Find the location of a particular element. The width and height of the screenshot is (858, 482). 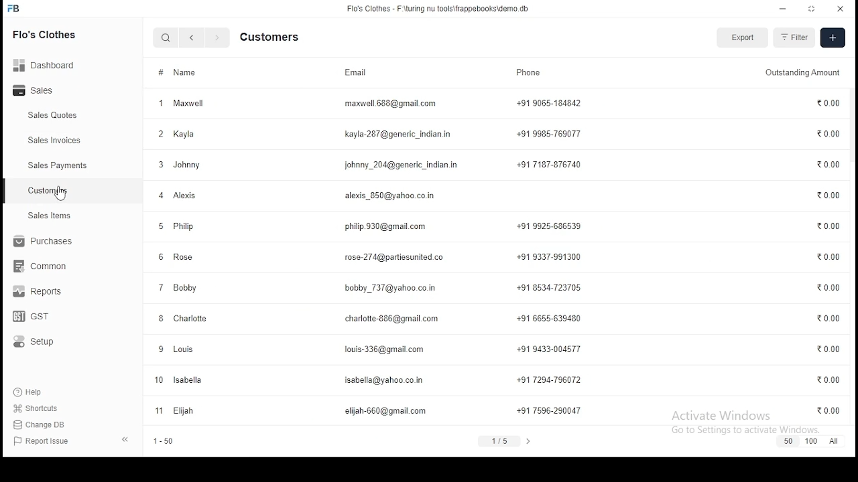

email is located at coordinates (356, 72).